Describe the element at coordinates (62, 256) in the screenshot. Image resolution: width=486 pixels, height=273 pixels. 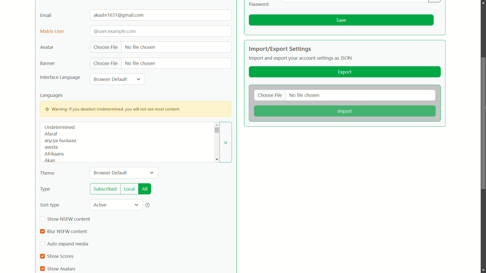
I see `show scores` at that location.